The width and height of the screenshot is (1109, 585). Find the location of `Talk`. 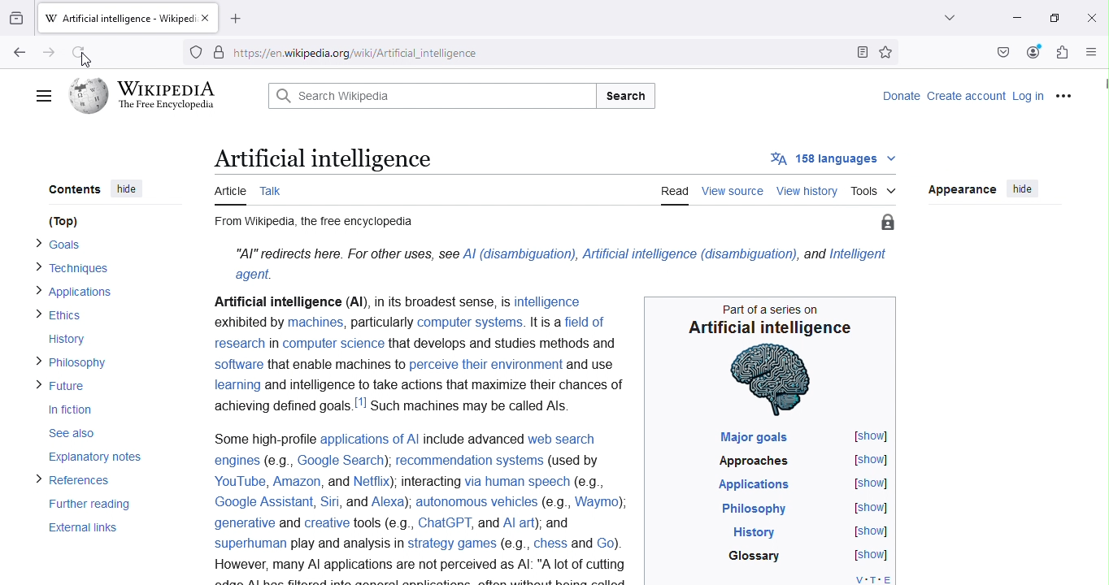

Talk is located at coordinates (273, 194).